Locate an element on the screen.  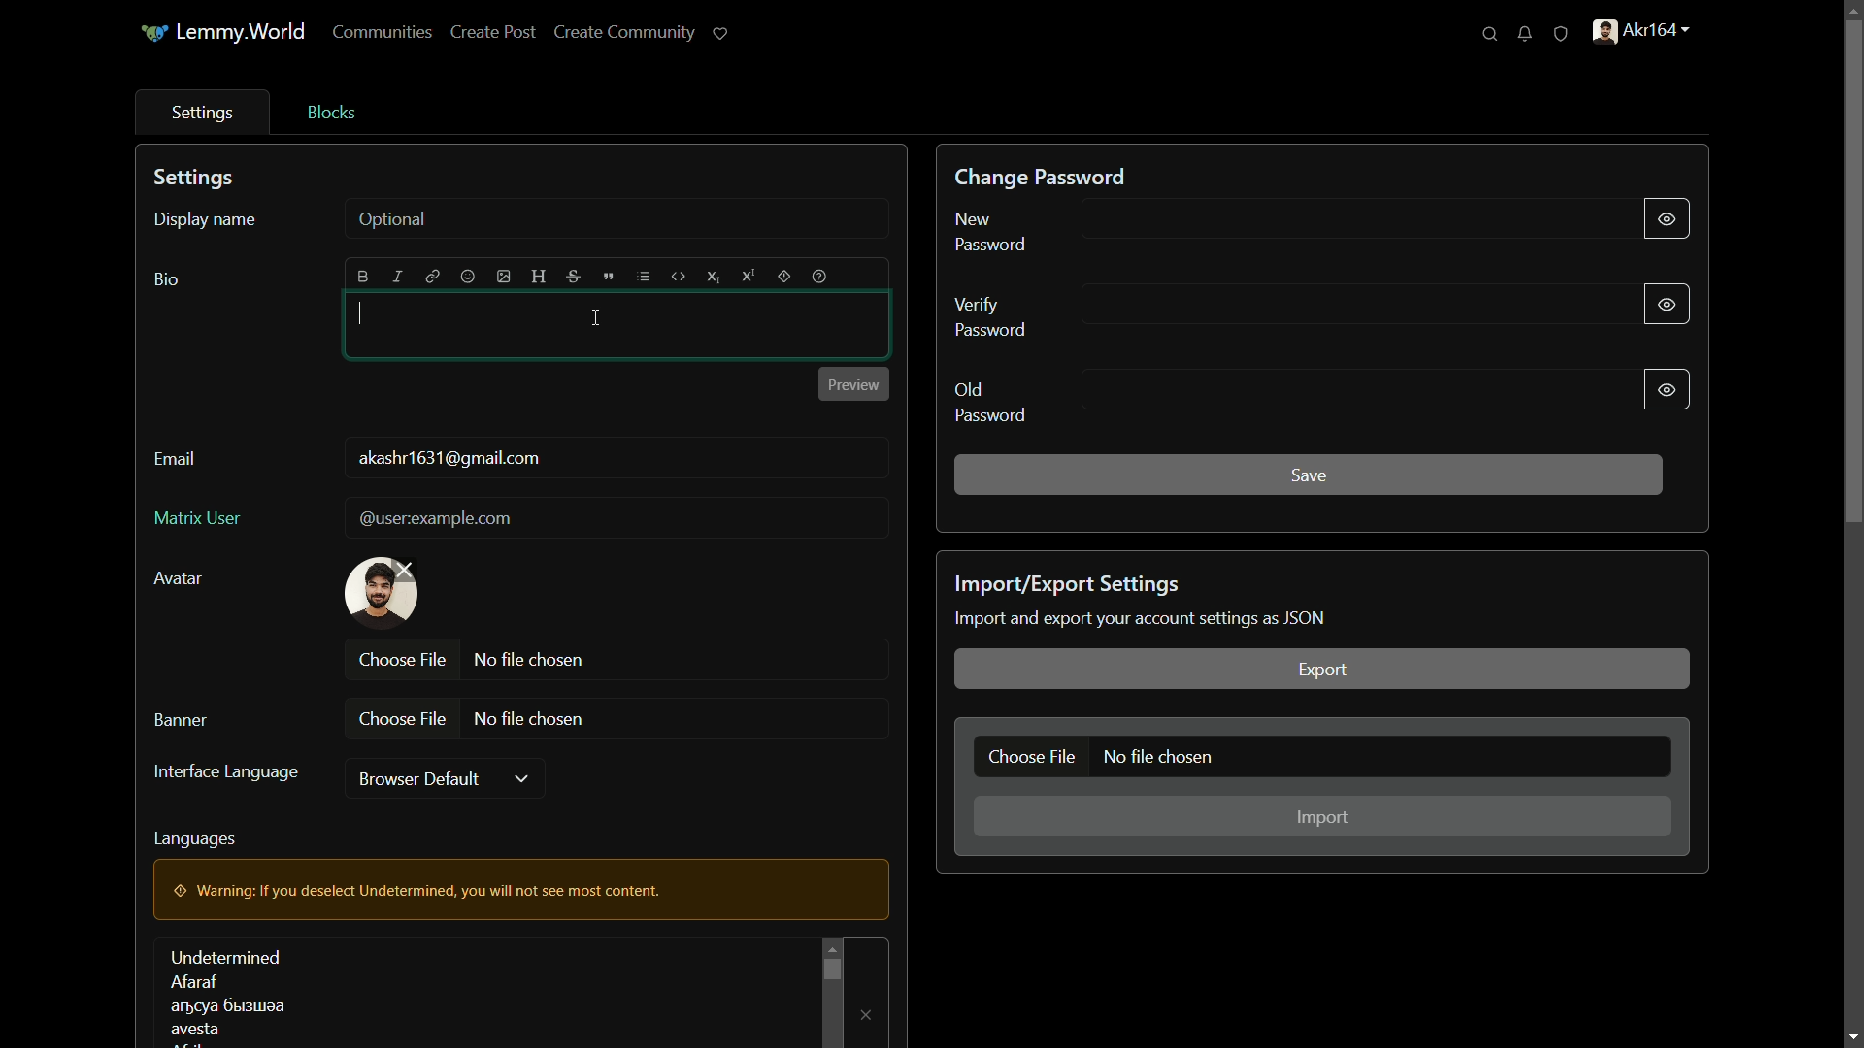
avatar is located at coordinates (177, 578).